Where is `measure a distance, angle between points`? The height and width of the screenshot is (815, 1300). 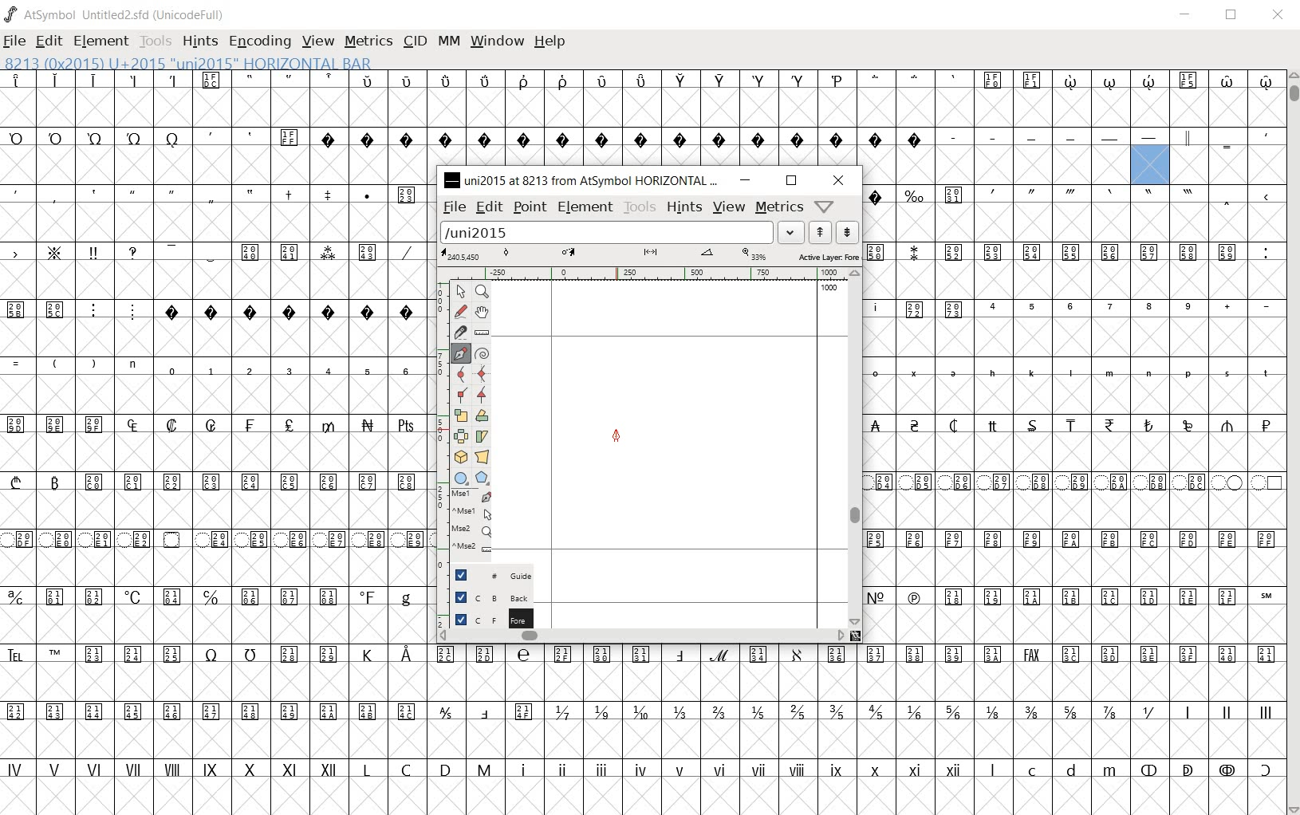 measure a distance, angle between points is located at coordinates (483, 333).